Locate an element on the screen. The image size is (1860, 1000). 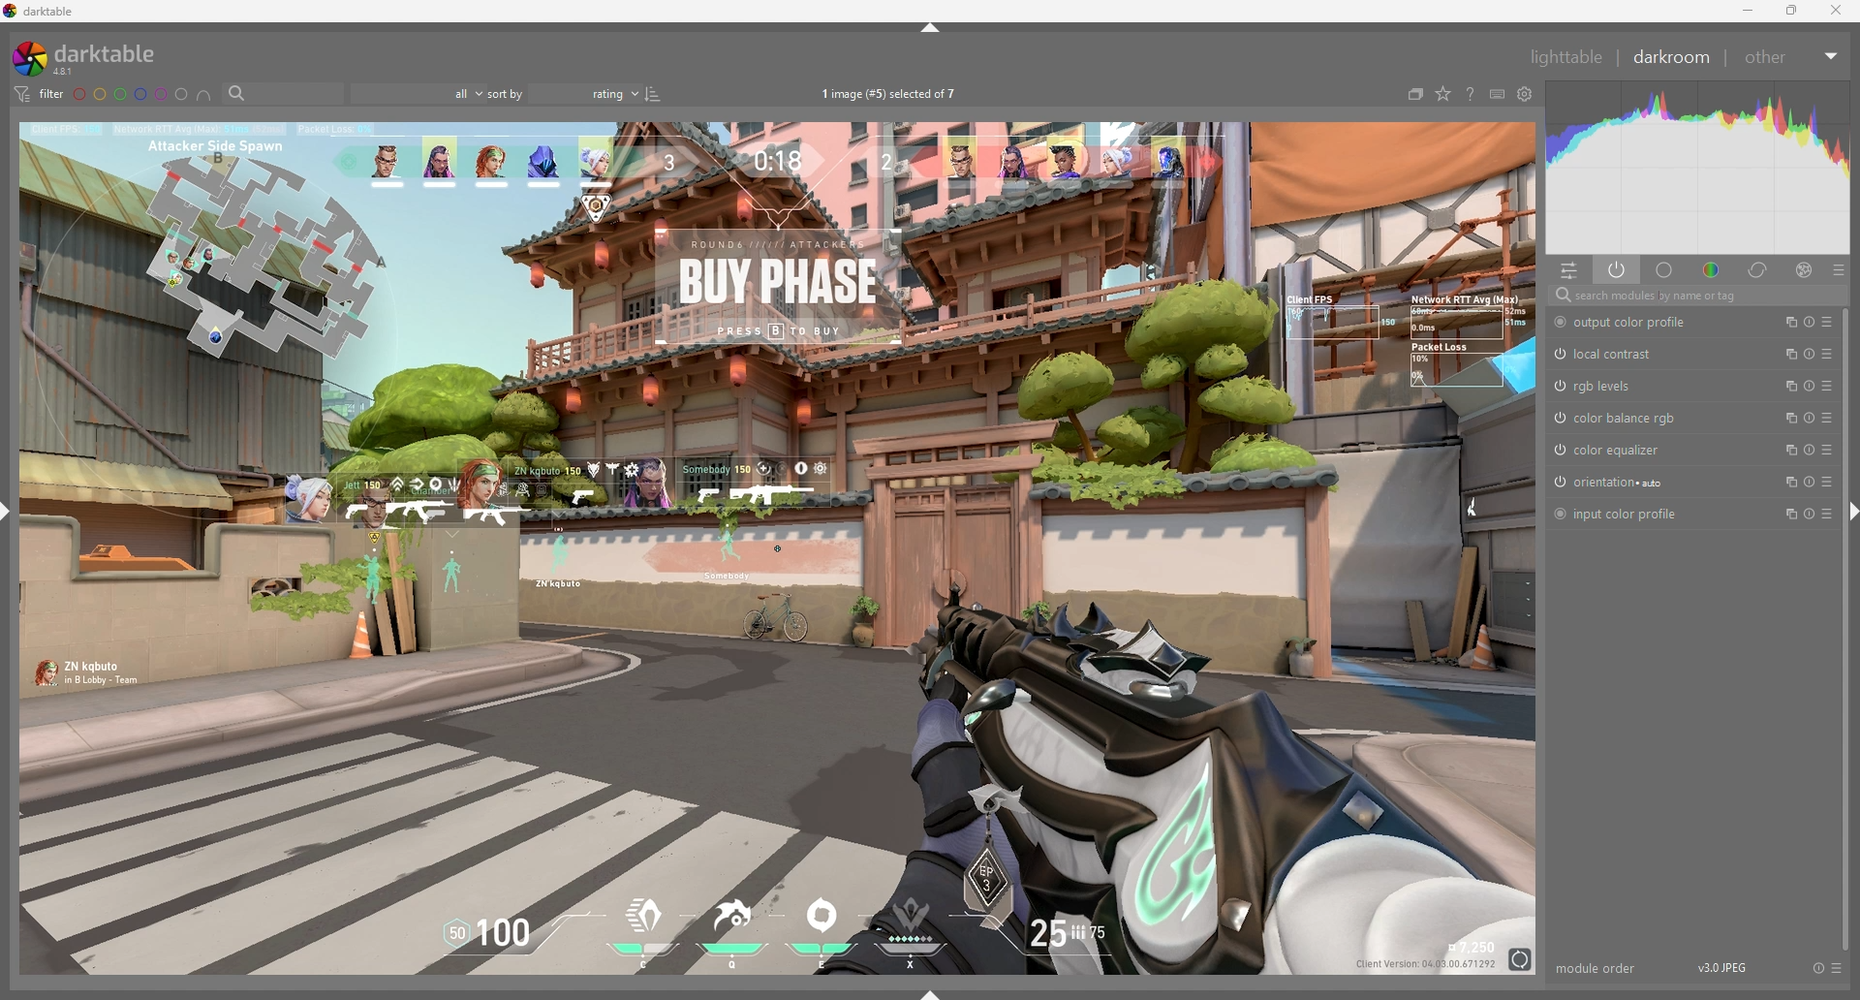
base is located at coordinates (1666, 269).